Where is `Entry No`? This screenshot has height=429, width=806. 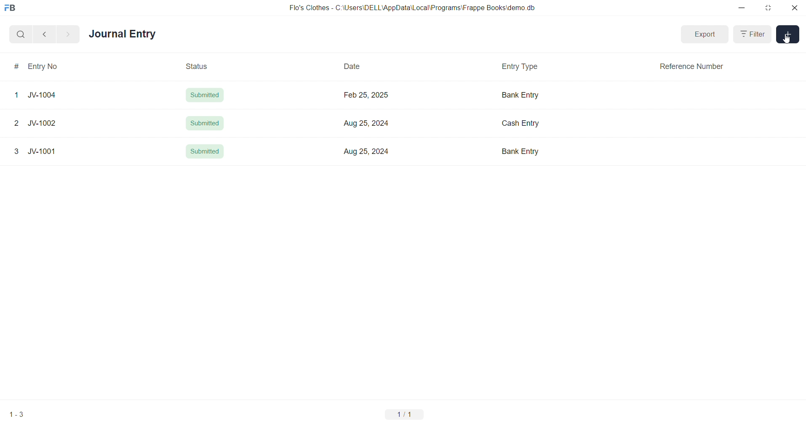
Entry No is located at coordinates (45, 67).